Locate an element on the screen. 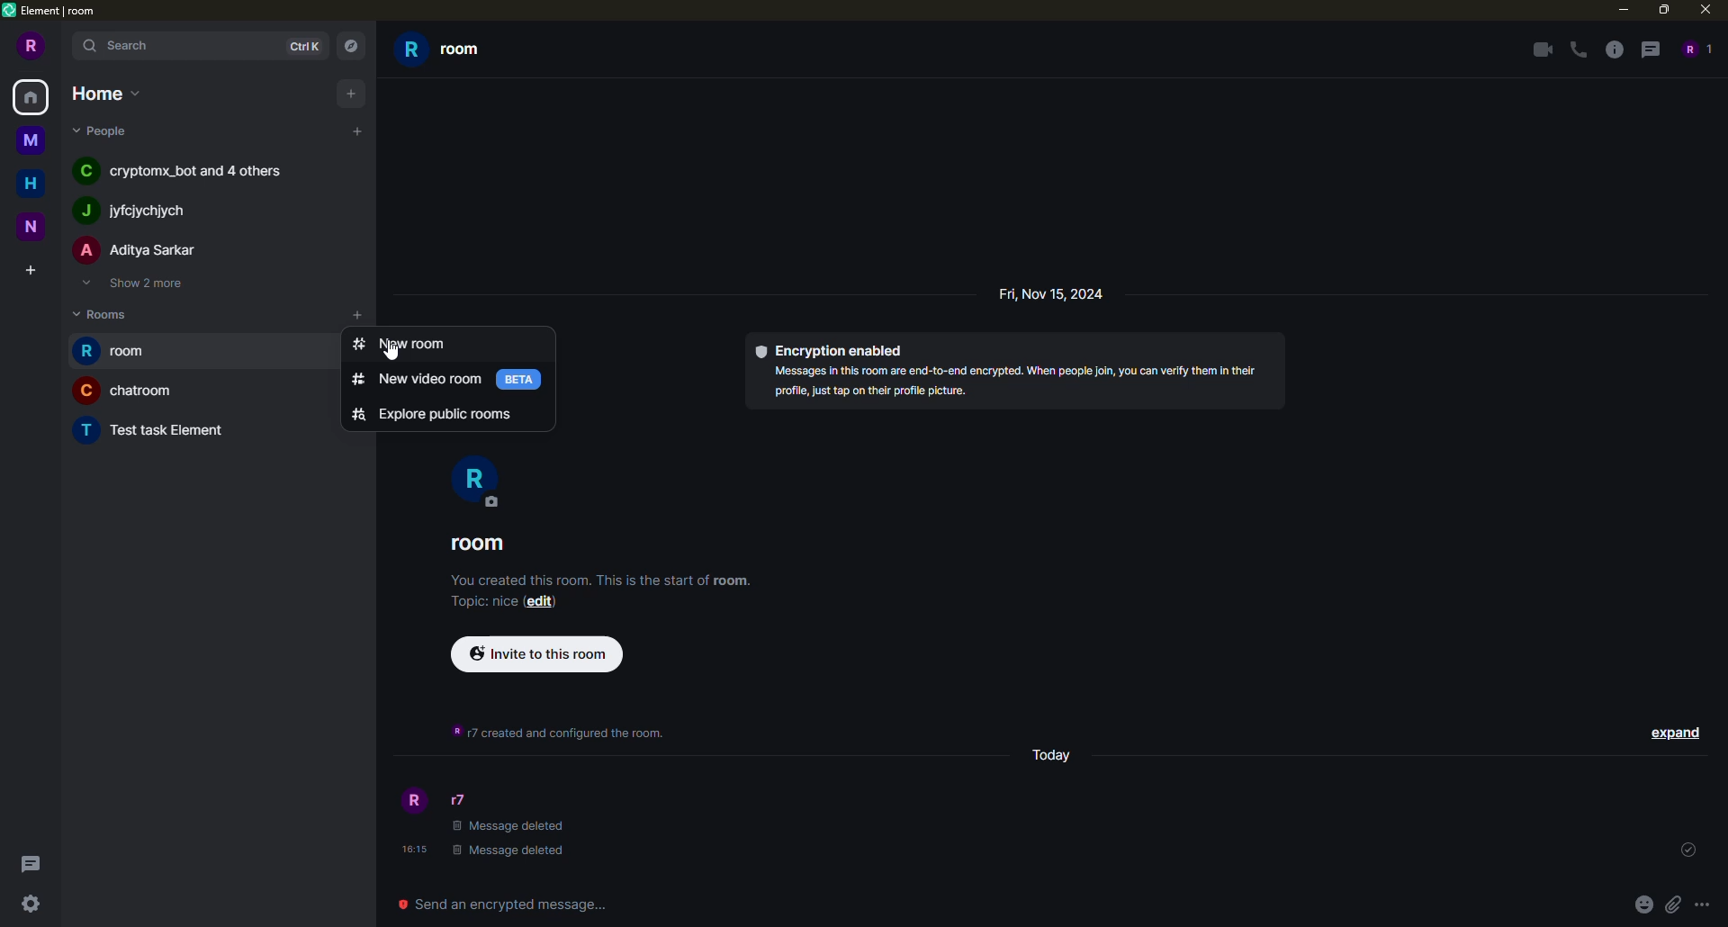 The image size is (1728, 927). message deleted is located at coordinates (517, 838).